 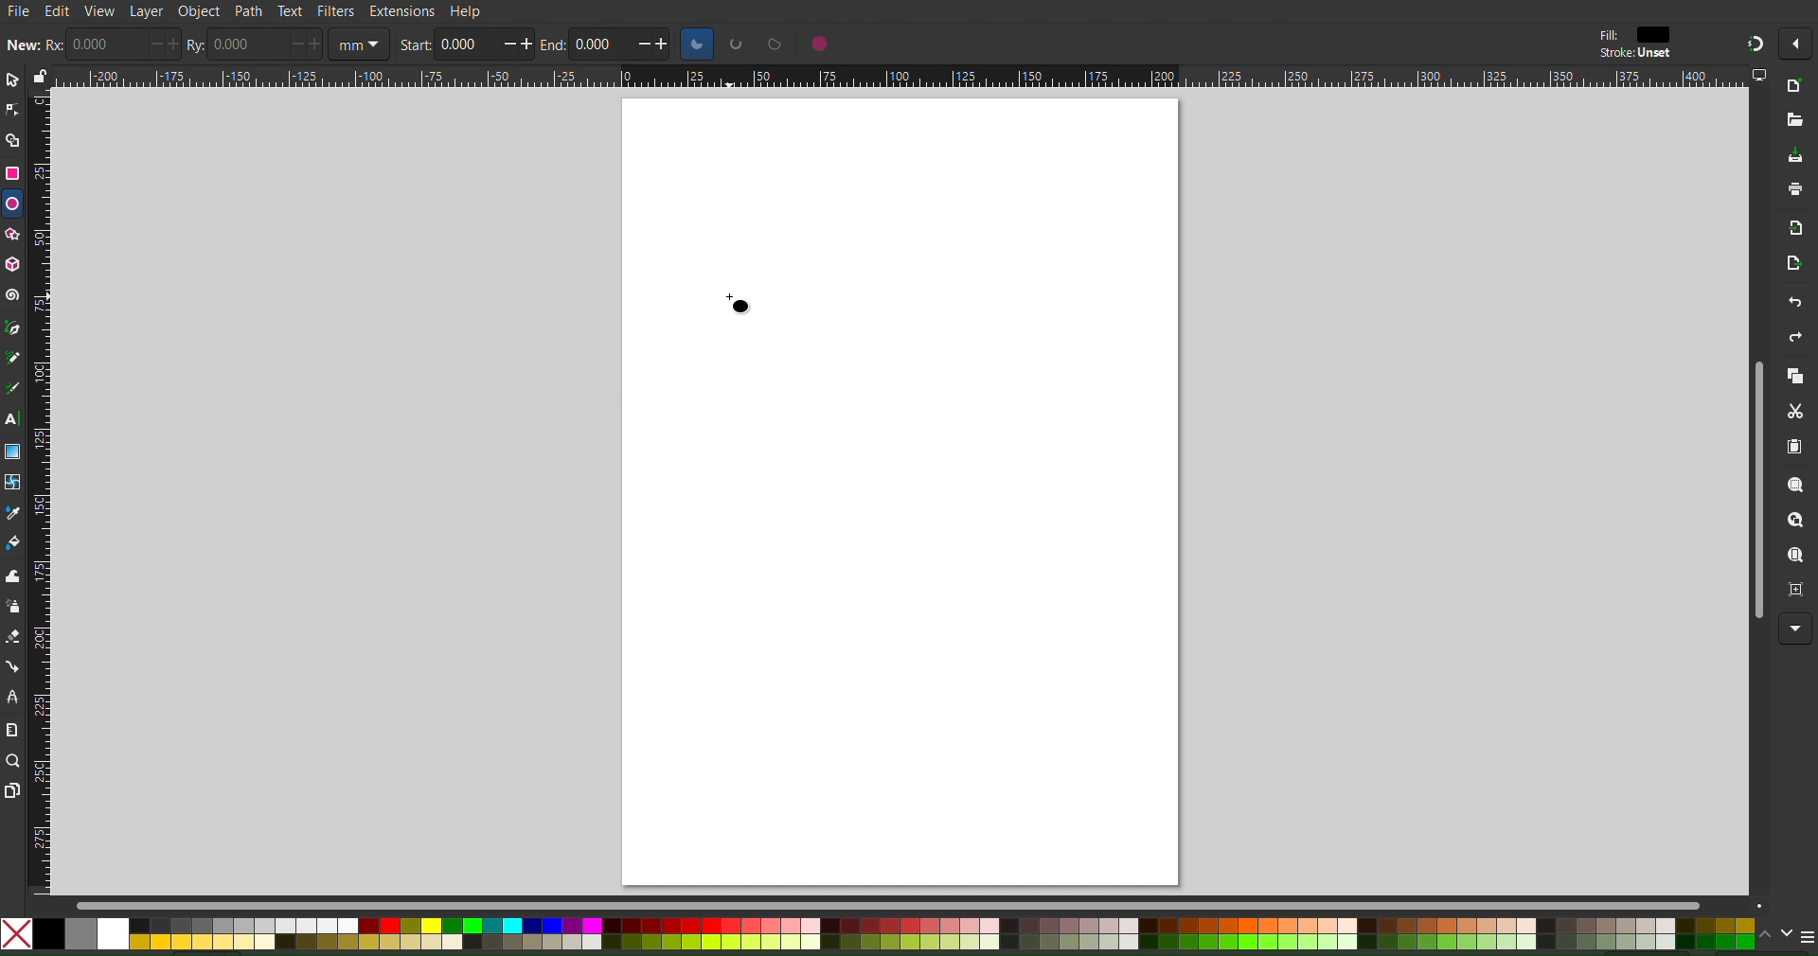 I want to click on Circle Pointer, so click(x=743, y=306).